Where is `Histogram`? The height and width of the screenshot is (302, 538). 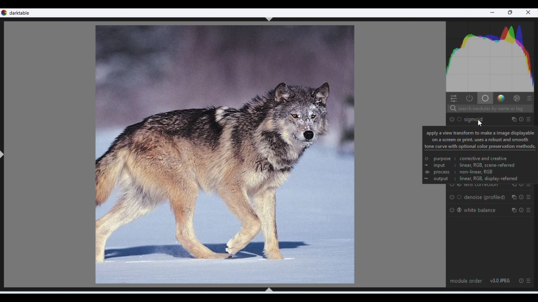 Histogram is located at coordinates (491, 55).